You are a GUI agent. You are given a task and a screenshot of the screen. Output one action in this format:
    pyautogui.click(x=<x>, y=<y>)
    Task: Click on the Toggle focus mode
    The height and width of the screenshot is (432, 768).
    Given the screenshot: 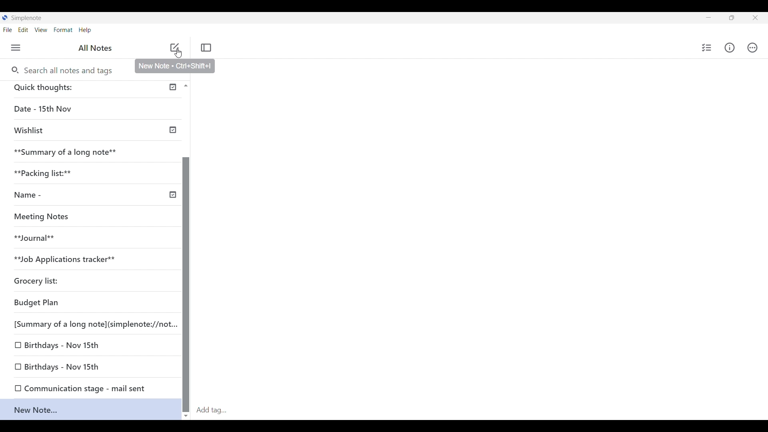 What is the action you would take?
    pyautogui.click(x=206, y=48)
    